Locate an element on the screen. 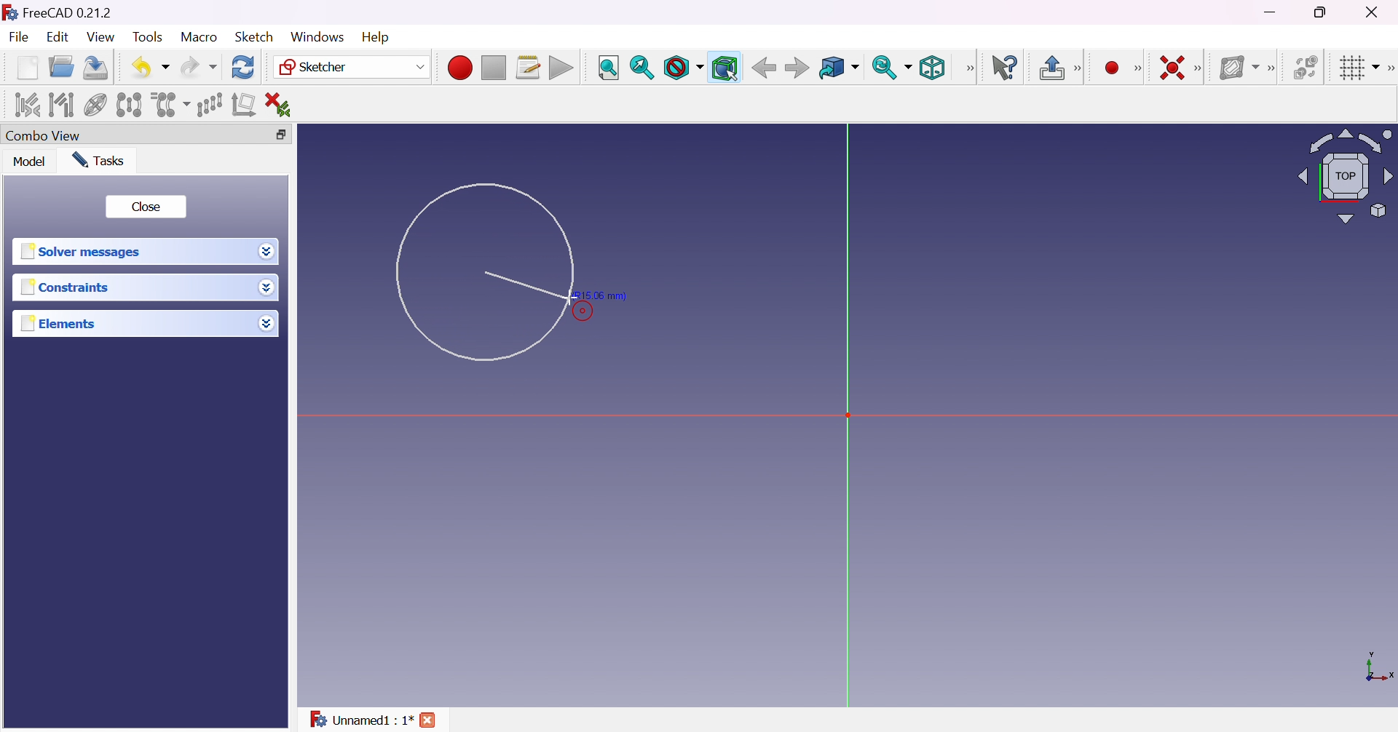 The width and height of the screenshot is (1398, 732). Minimize is located at coordinates (1273, 12).